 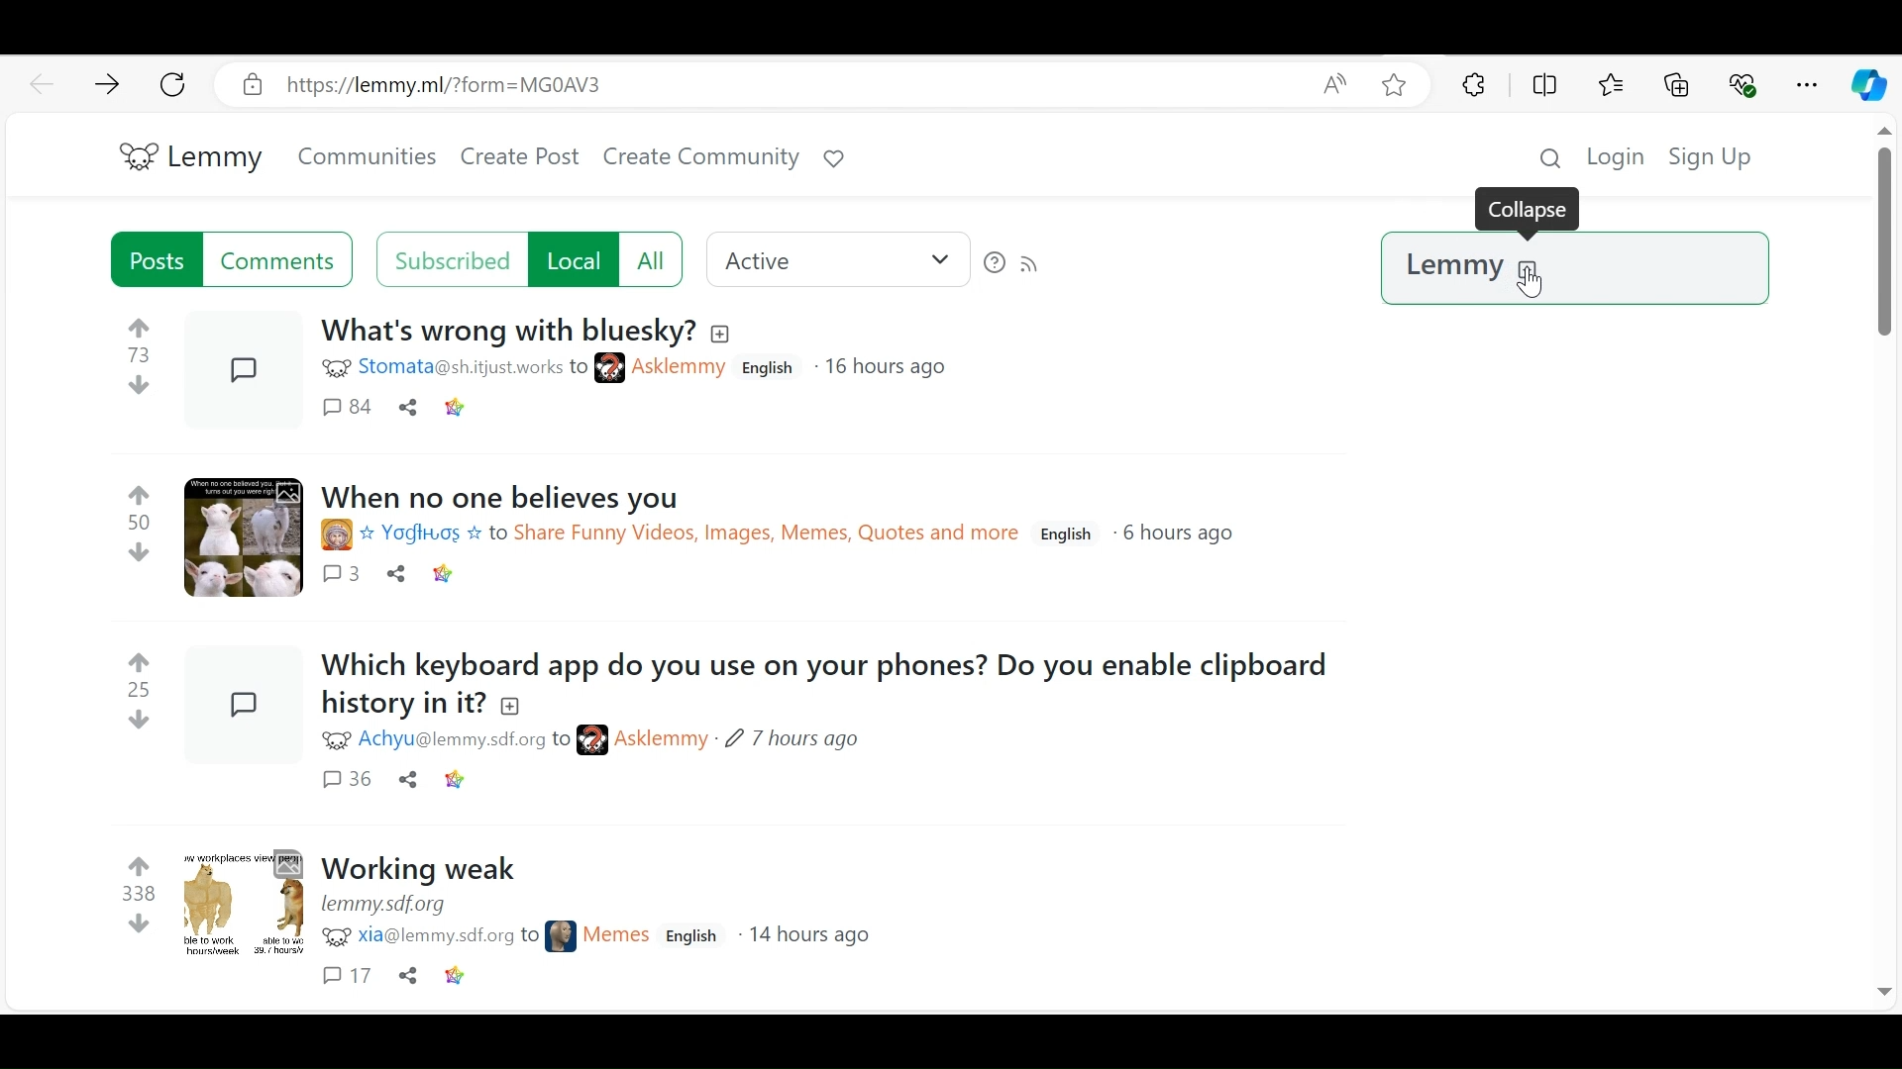 What do you see at coordinates (136, 355) in the screenshot?
I see `73` at bounding box center [136, 355].